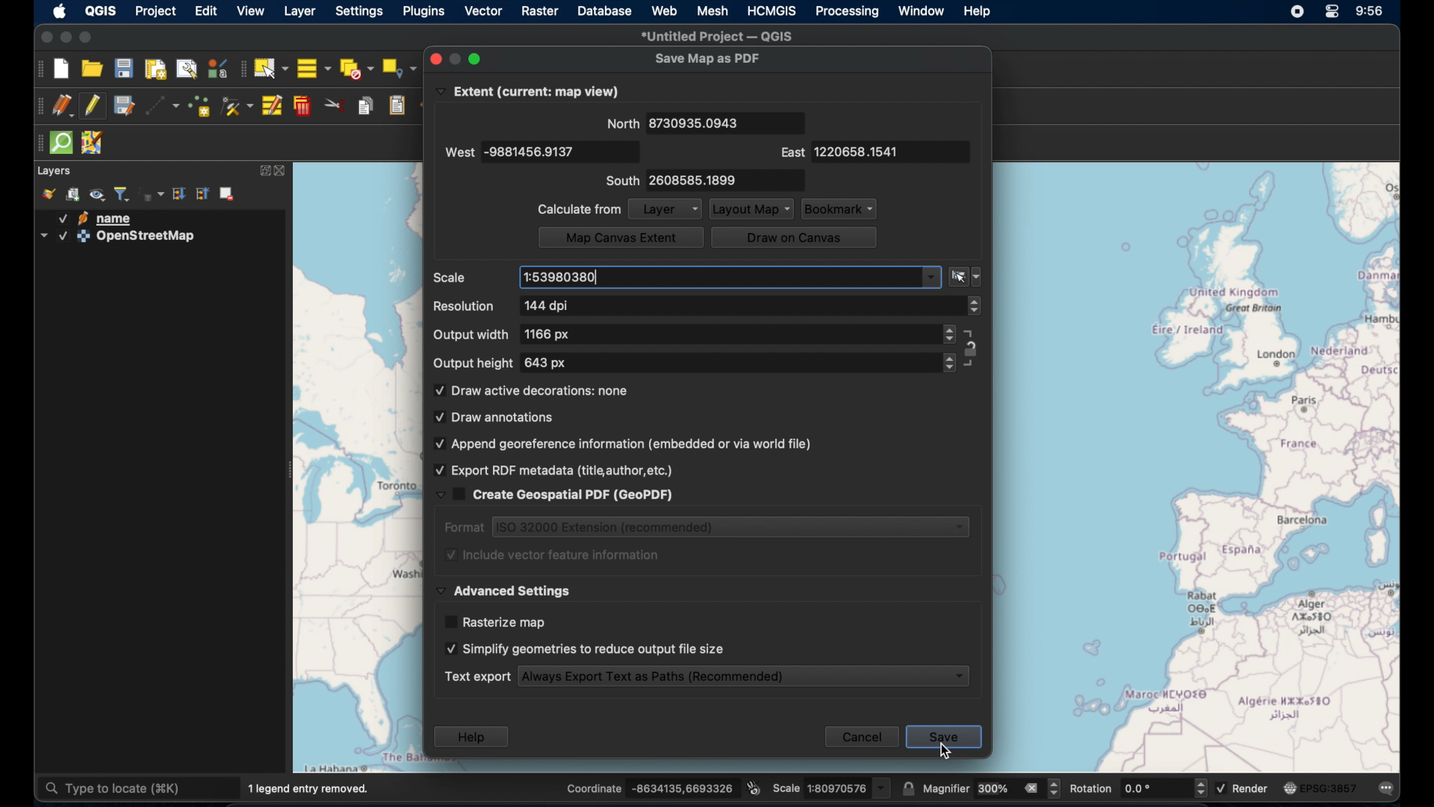 The height and width of the screenshot is (807, 1434). I want to click on window, so click(920, 10).